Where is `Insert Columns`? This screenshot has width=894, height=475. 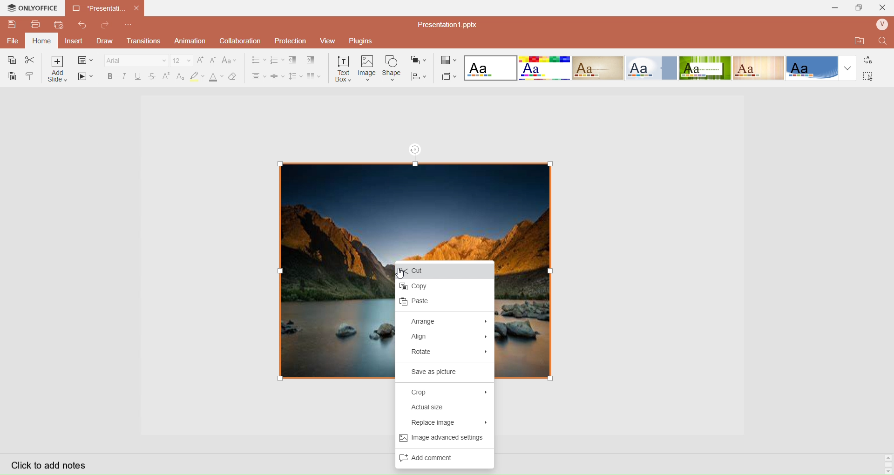
Insert Columns is located at coordinates (314, 76).